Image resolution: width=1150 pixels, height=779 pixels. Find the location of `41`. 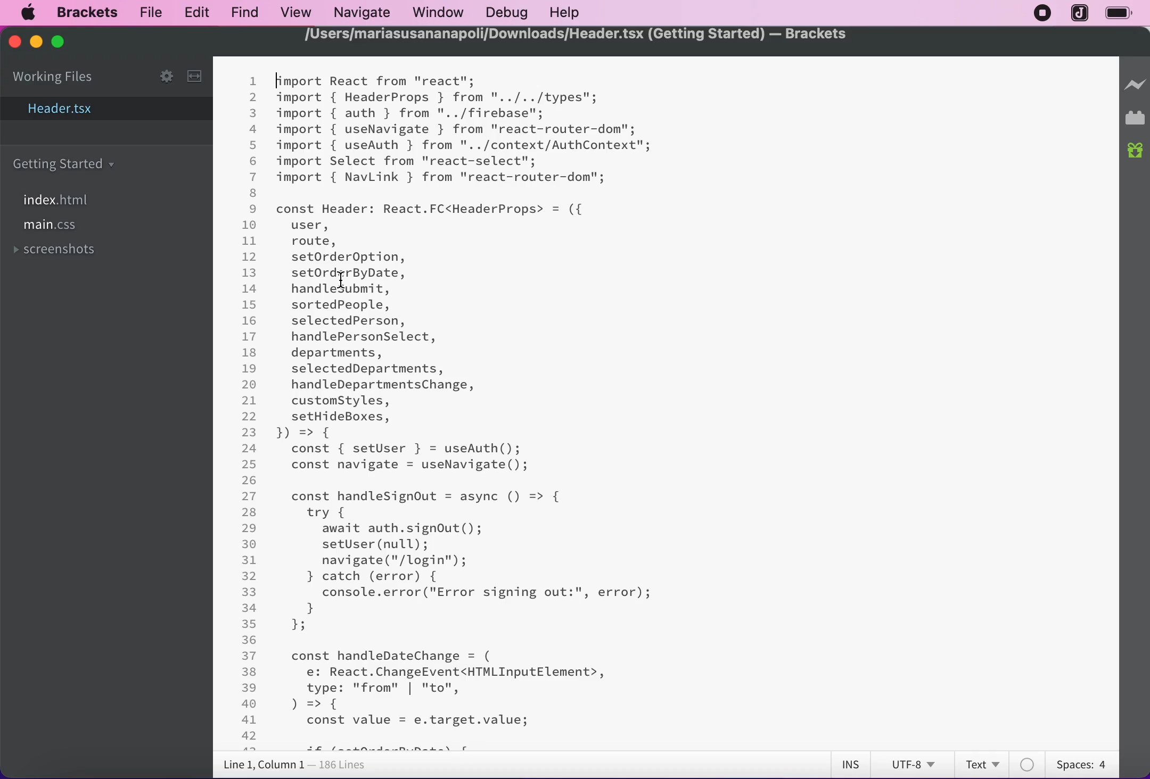

41 is located at coordinates (249, 720).